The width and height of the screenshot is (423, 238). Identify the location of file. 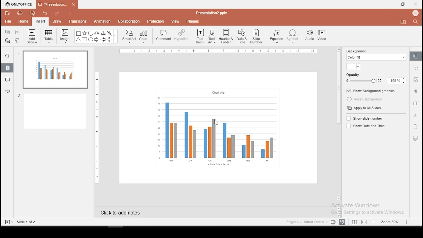
(8, 21).